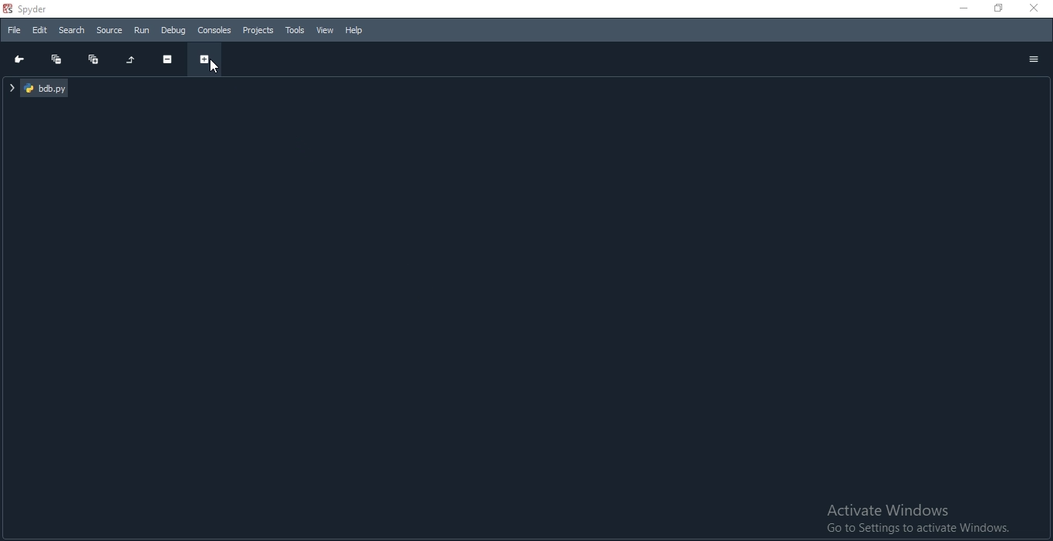 The height and width of the screenshot is (541, 1053). Describe the element at coordinates (52, 59) in the screenshot. I see `Collapse all` at that location.